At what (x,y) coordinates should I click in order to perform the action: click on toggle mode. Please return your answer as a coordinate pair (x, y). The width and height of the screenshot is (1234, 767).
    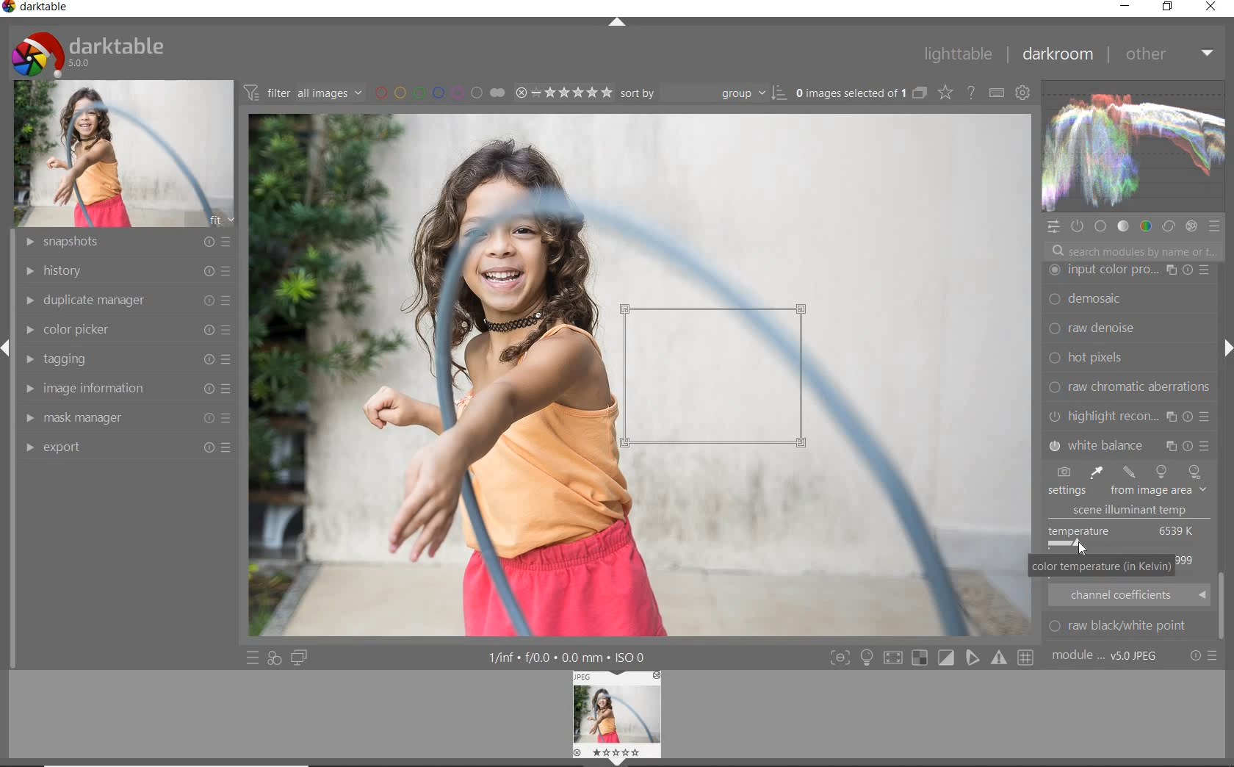
    Looking at the image, I should click on (839, 658).